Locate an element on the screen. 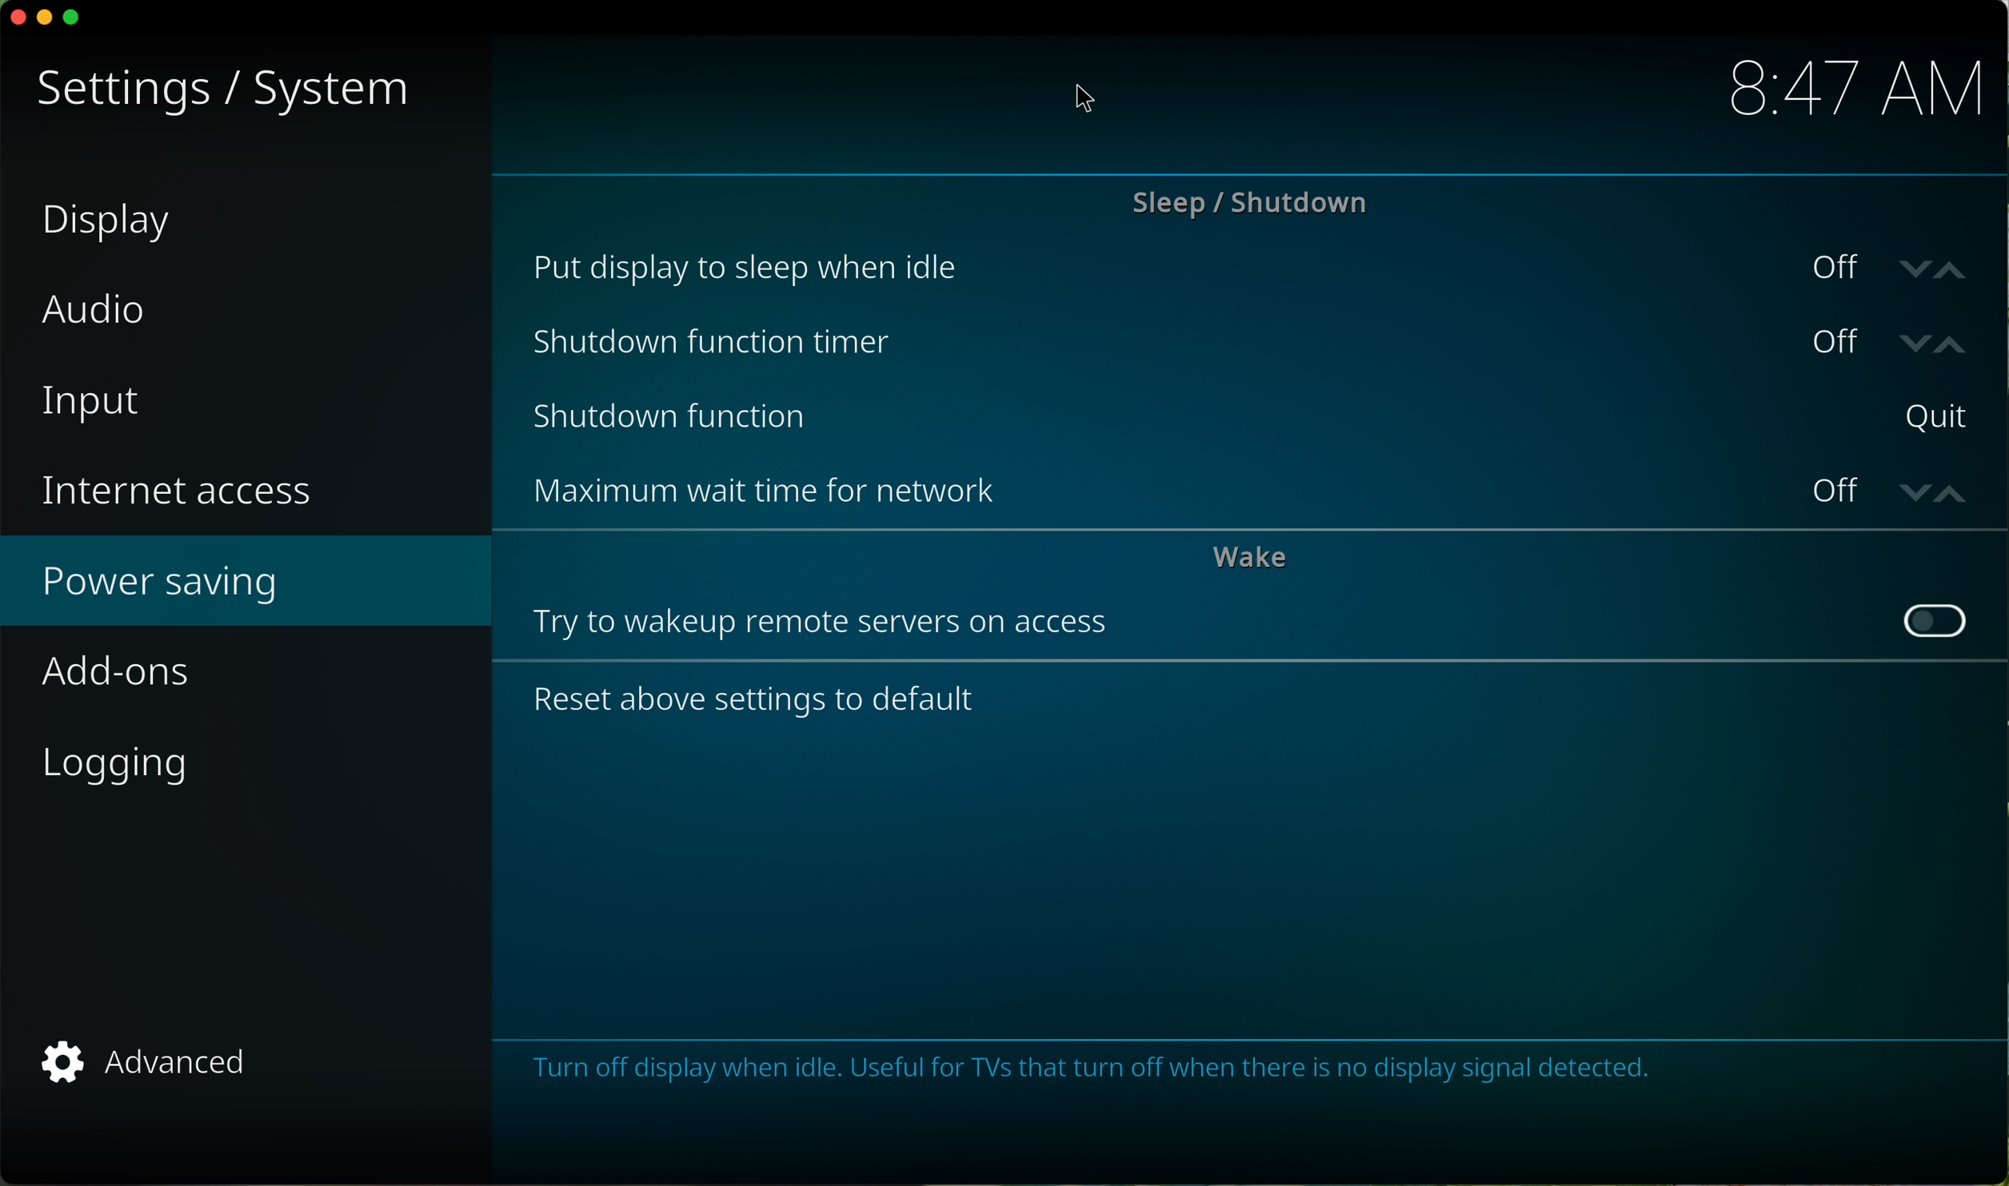  try to wakeup remote servers on acces is located at coordinates (822, 619).